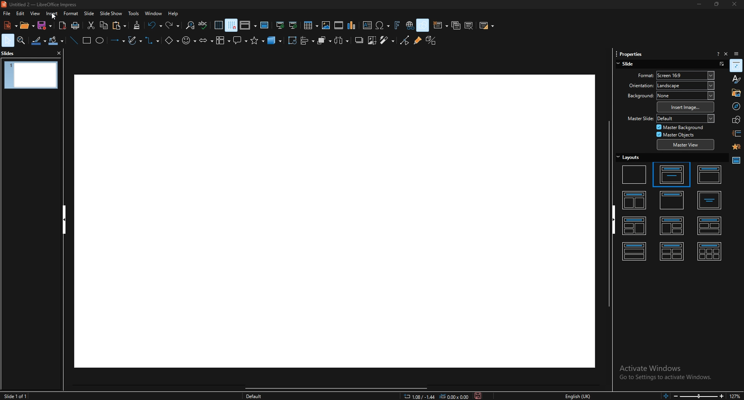  Describe the element at coordinates (342, 41) in the screenshot. I see `distribute` at that location.